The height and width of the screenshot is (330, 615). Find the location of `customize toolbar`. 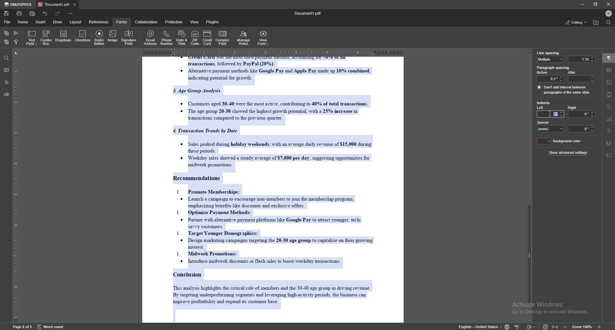

customize toolbar is located at coordinates (70, 13).